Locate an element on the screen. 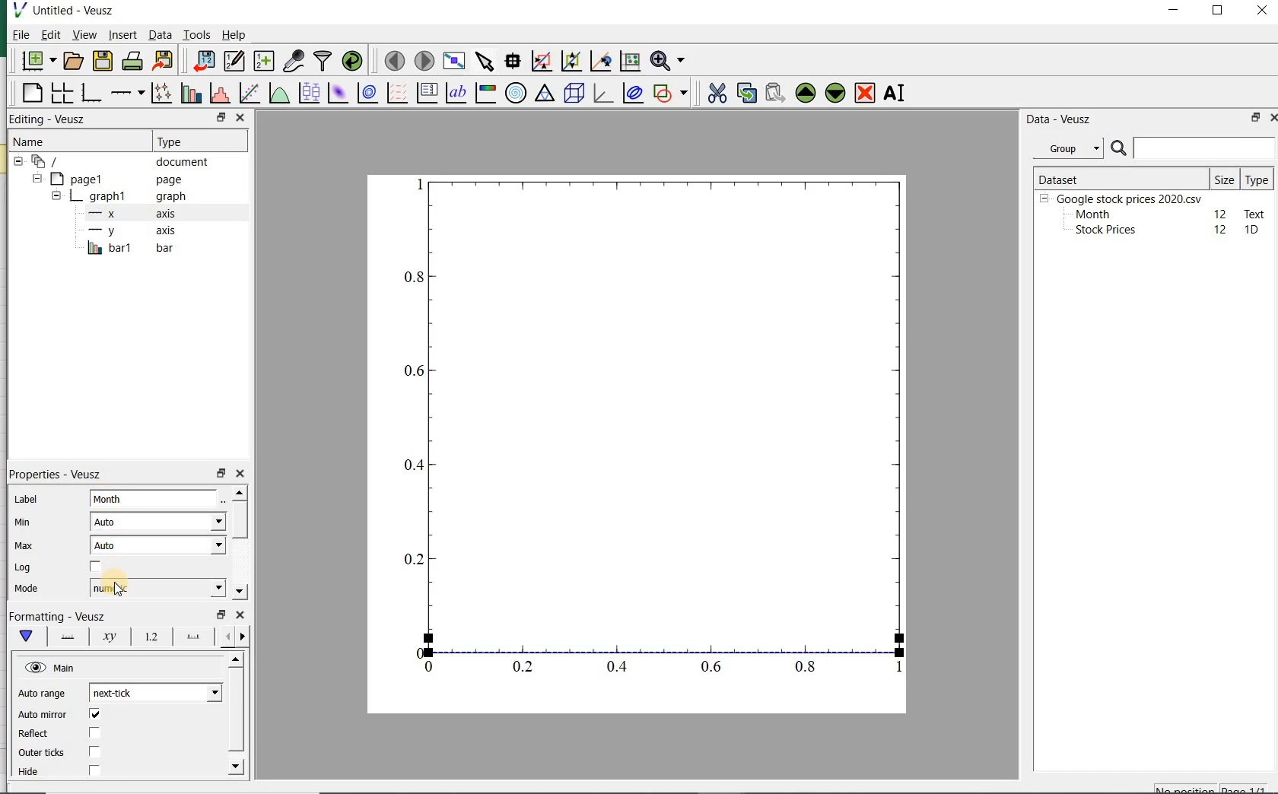  plot a 2d dataset as contours is located at coordinates (365, 94).